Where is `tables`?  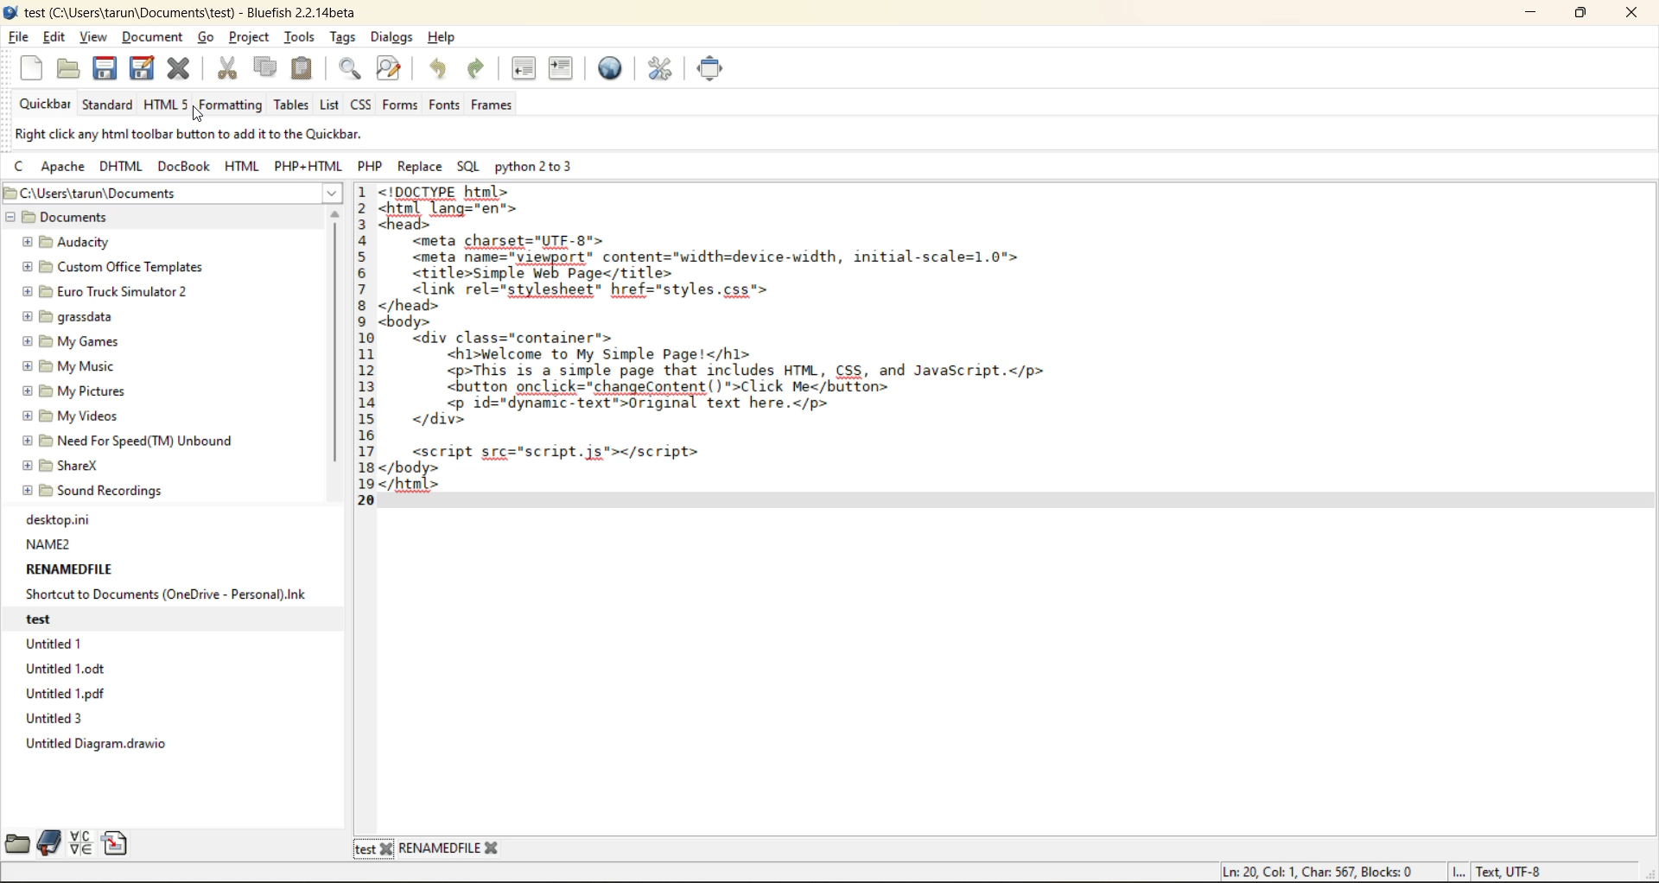 tables is located at coordinates (289, 106).